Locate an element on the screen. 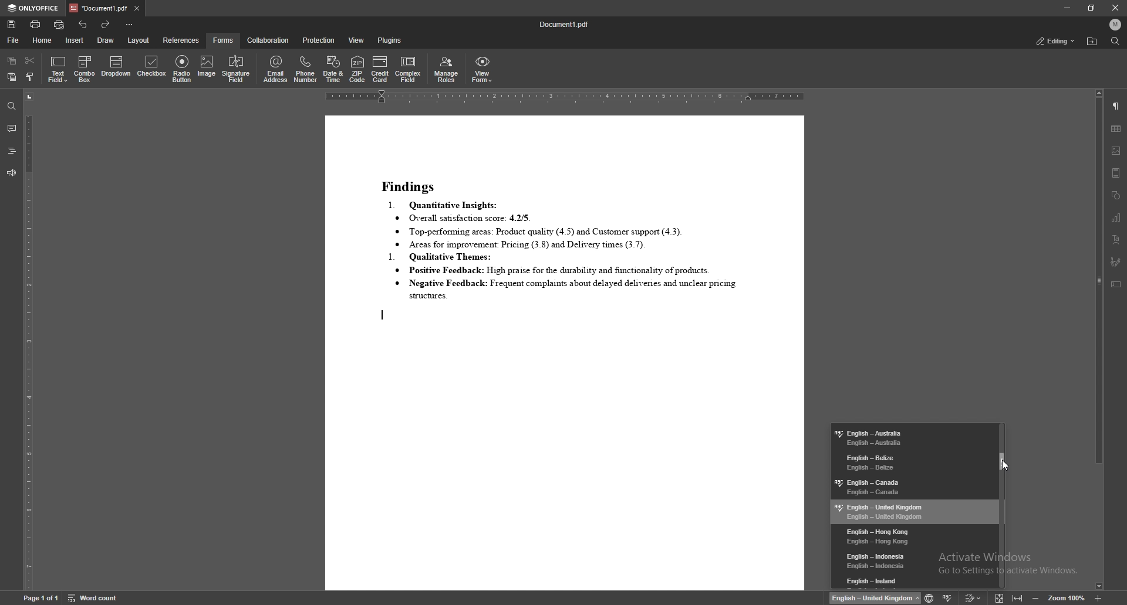  shapes is located at coordinates (1116, 196).